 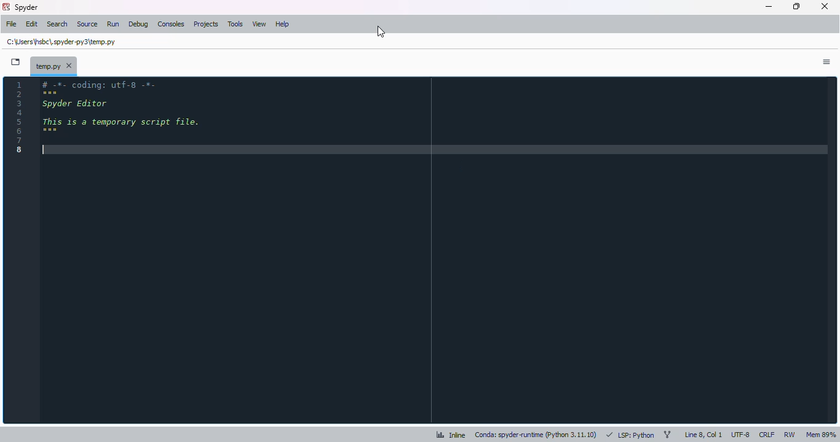 I want to click on minimize, so click(x=769, y=7).